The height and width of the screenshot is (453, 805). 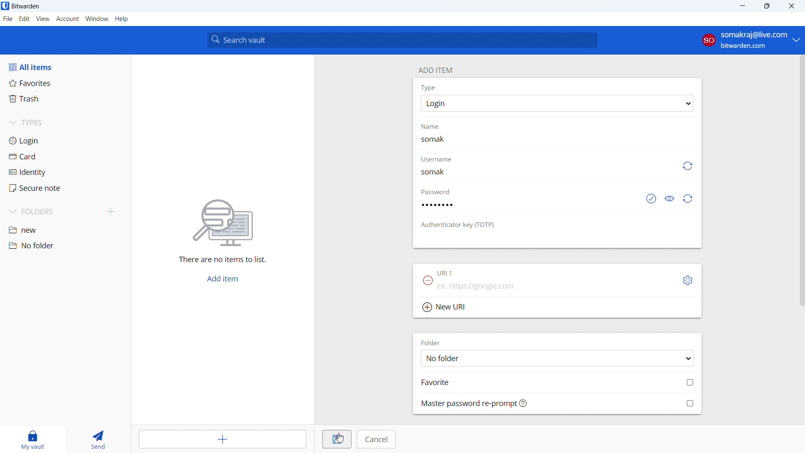 I want to click on close, so click(x=792, y=6).